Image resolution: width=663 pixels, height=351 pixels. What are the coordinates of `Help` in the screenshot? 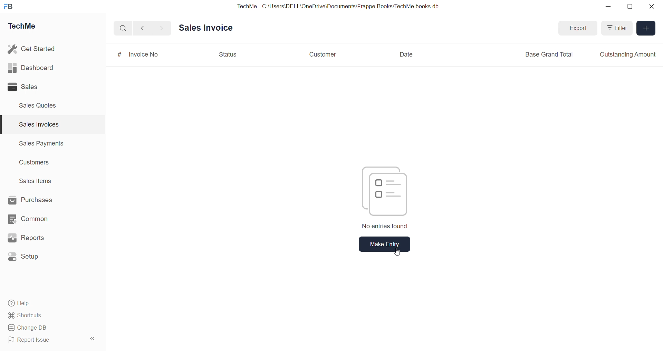 It's located at (20, 303).